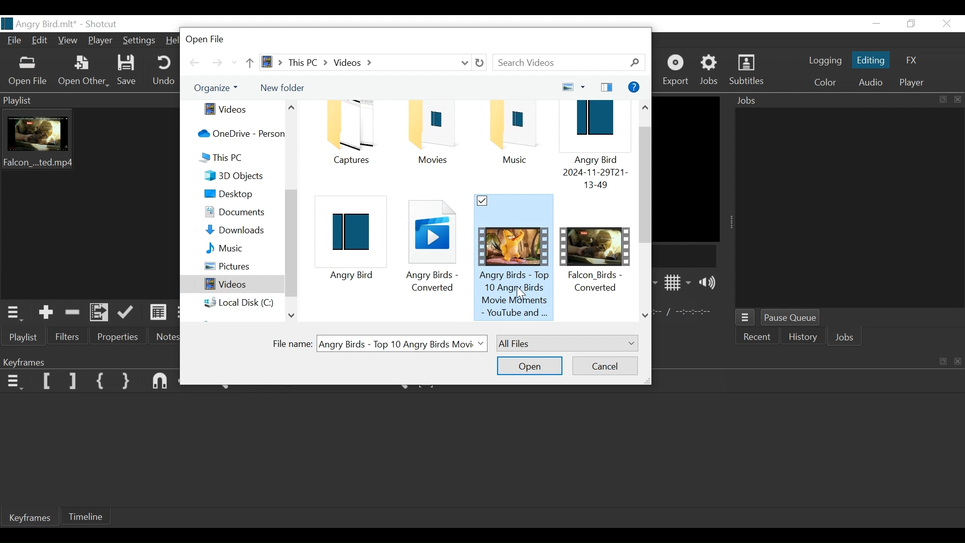 Image resolution: width=965 pixels, height=543 pixels. Describe the element at coordinates (65, 336) in the screenshot. I see `Filter` at that location.